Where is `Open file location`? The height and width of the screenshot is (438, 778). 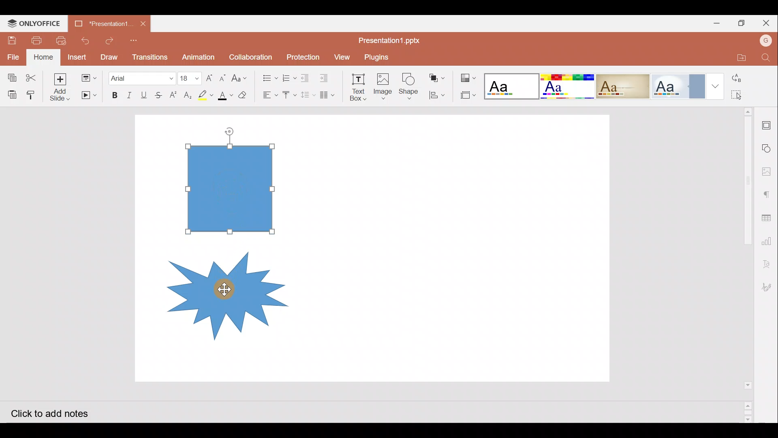 Open file location is located at coordinates (738, 58).